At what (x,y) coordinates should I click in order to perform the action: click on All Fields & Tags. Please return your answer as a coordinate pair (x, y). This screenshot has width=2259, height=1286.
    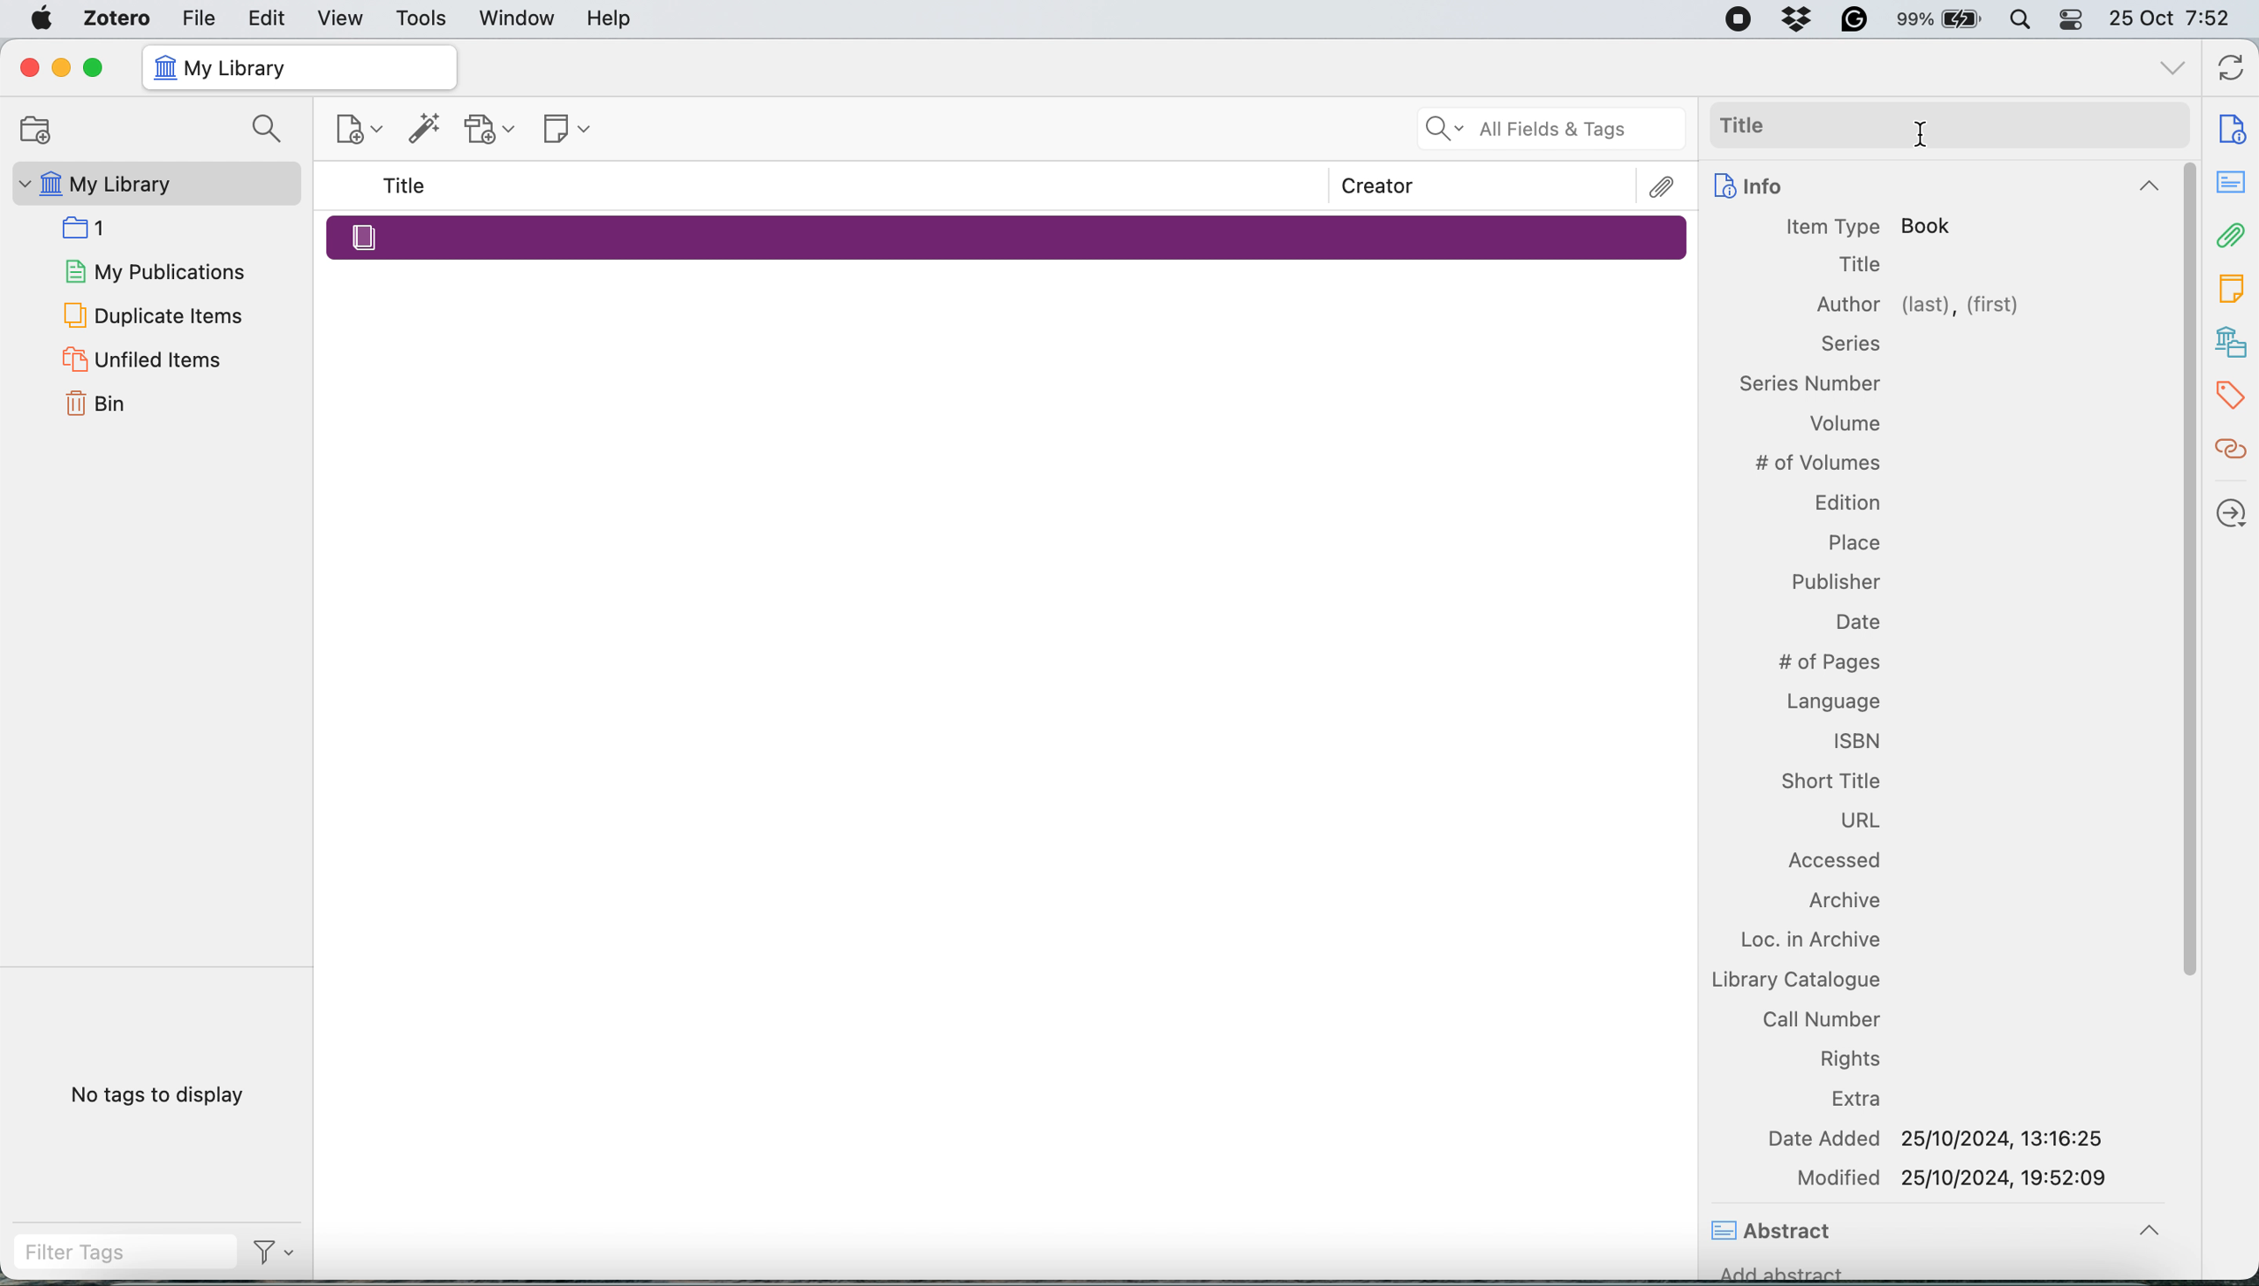
    Looking at the image, I should click on (1553, 129).